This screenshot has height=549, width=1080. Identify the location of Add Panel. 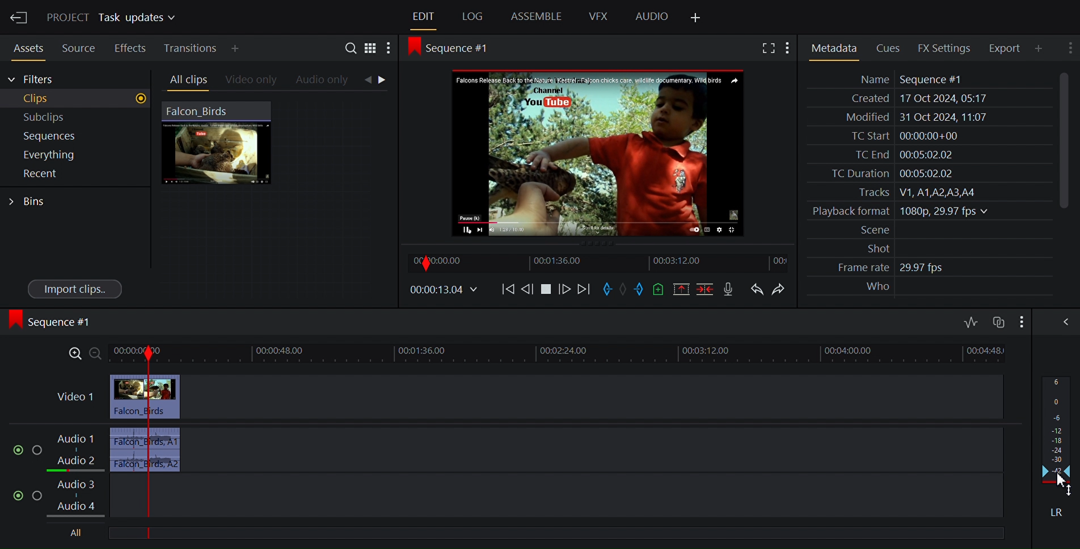
(698, 16).